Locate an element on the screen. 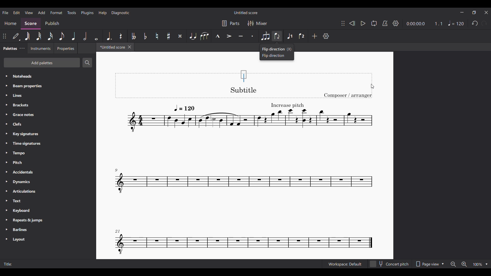 This screenshot has height=276, width=491. Toggle flat is located at coordinates (145, 36).